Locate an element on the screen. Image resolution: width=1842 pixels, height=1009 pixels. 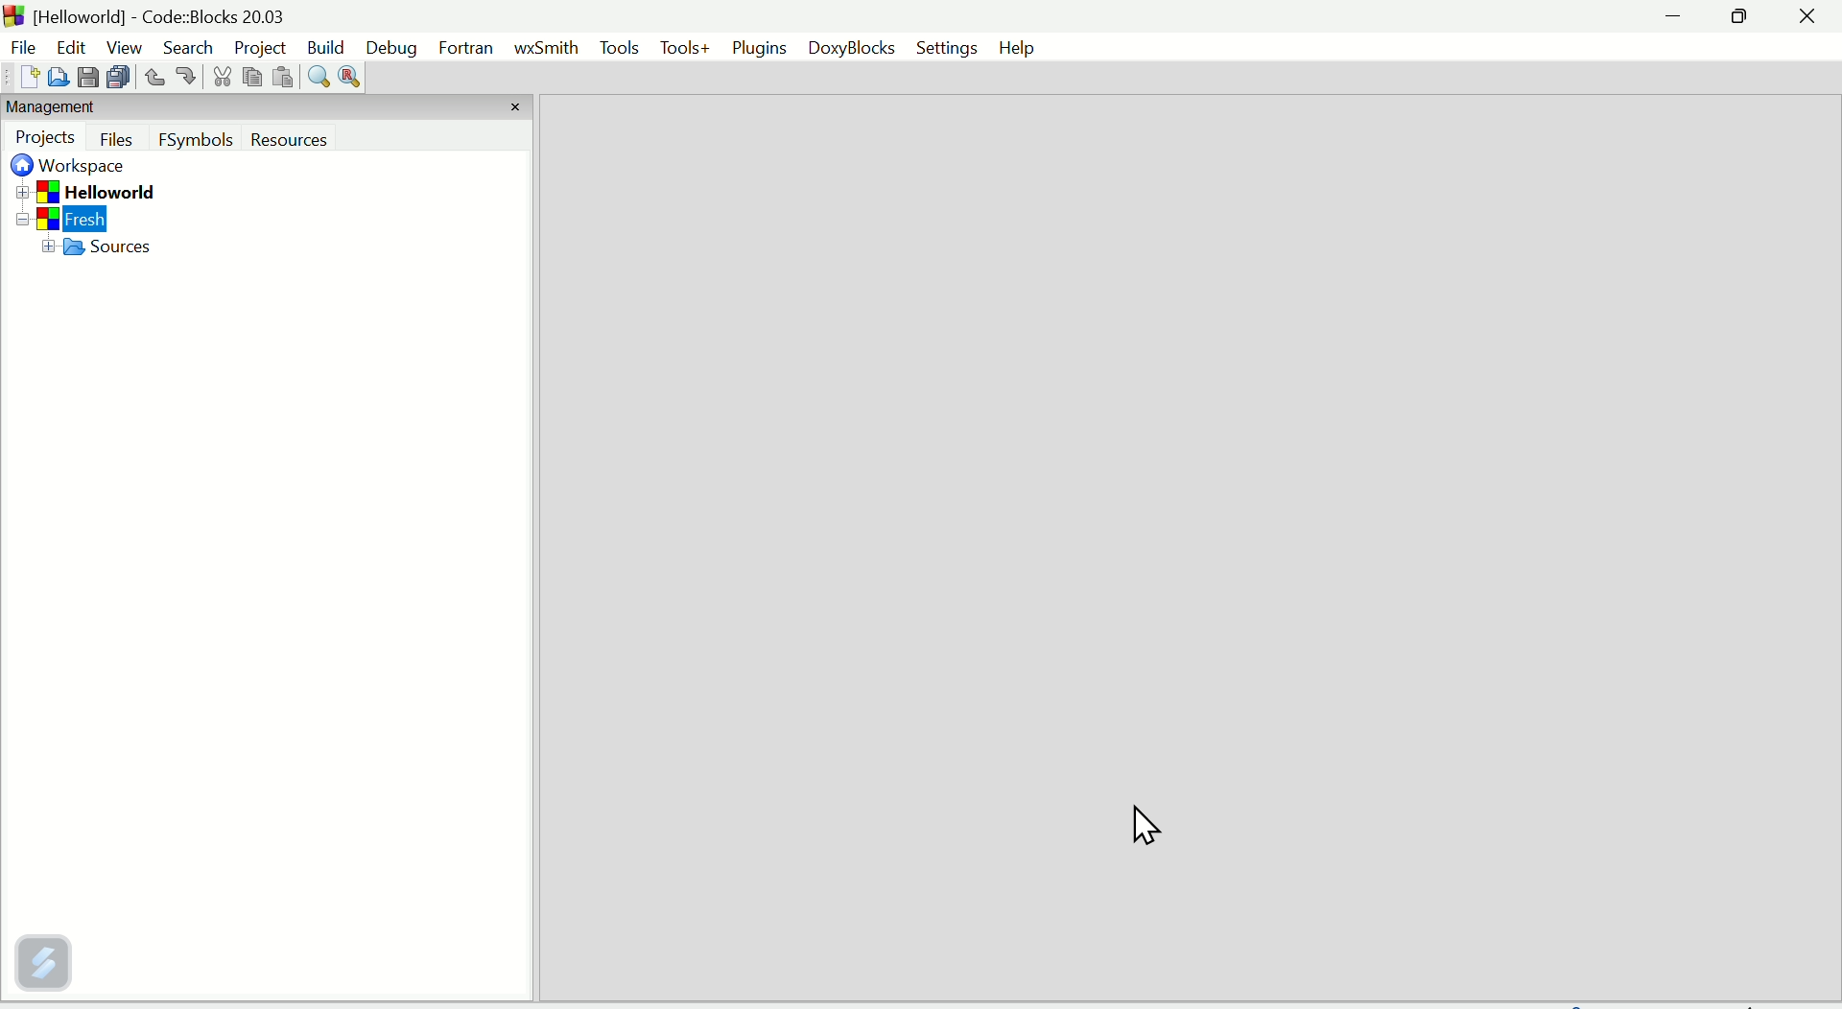
View is located at coordinates (121, 46).